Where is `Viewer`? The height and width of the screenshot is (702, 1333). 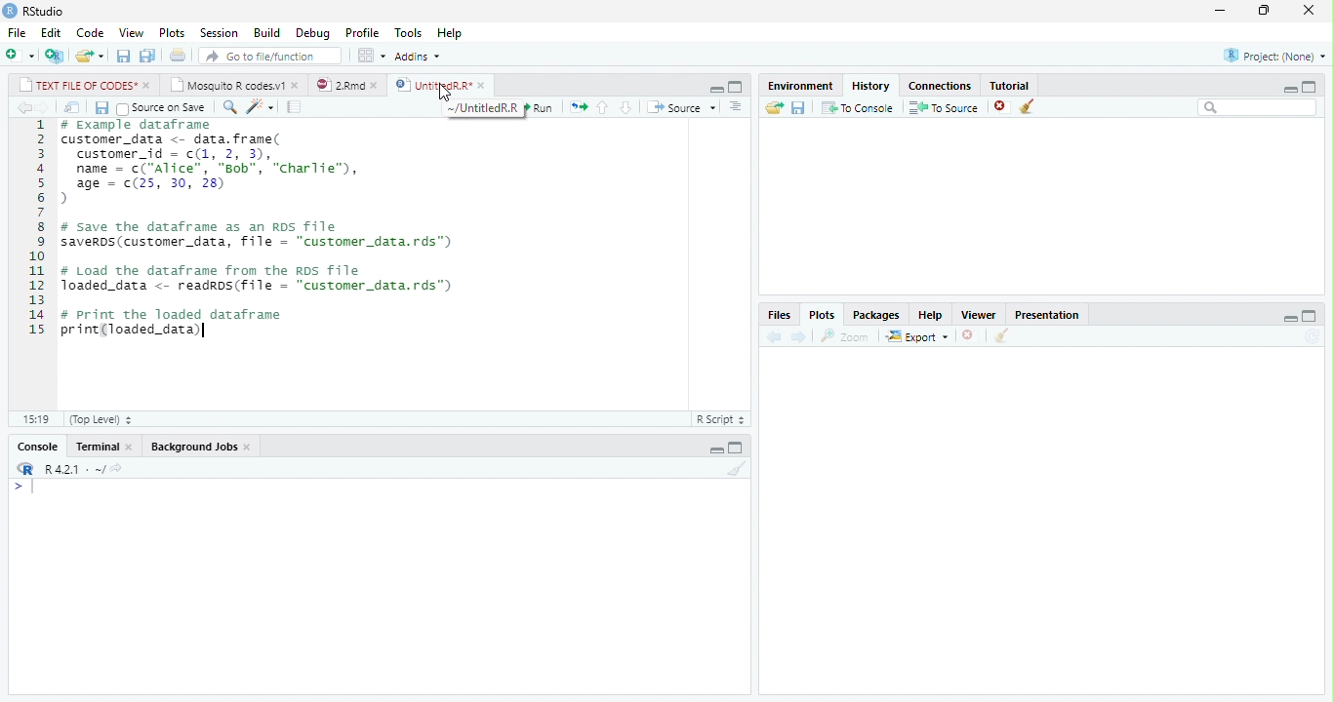 Viewer is located at coordinates (978, 314).